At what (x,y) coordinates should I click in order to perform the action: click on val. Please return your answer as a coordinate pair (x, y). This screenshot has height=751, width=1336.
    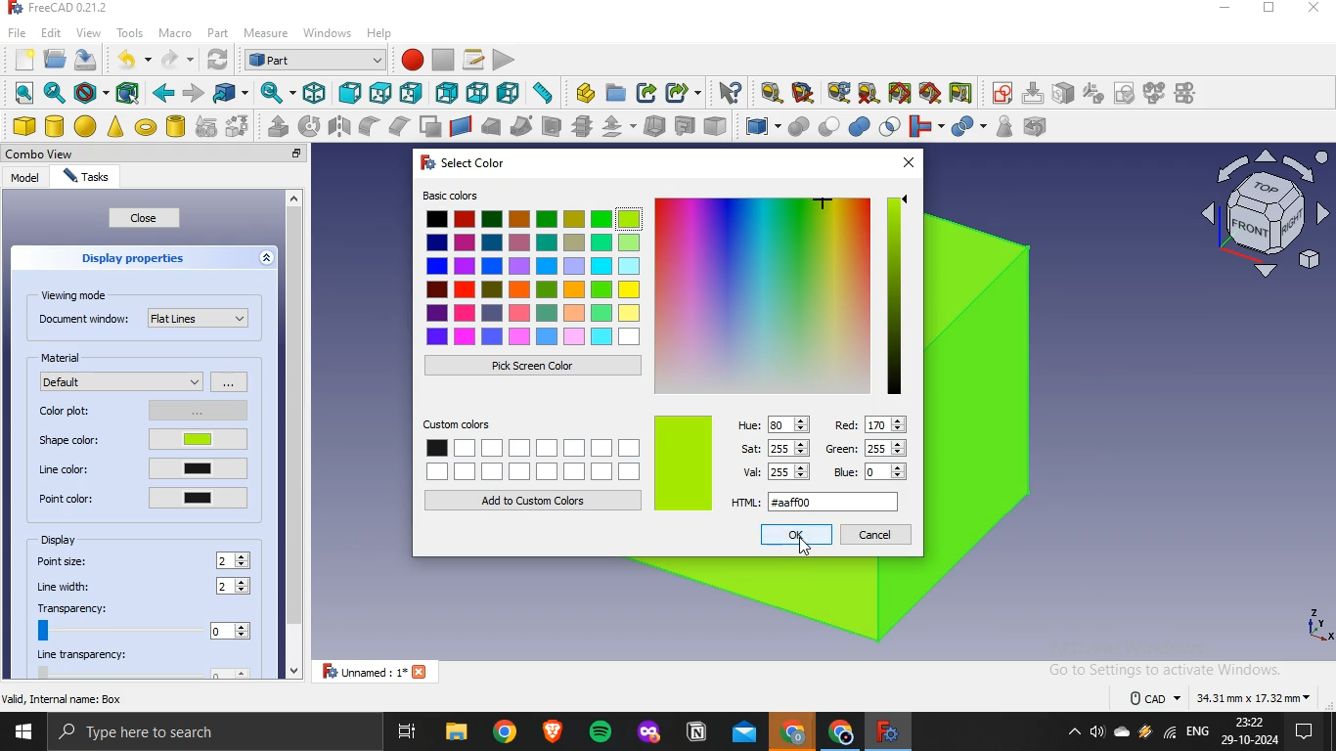
    Looking at the image, I should click on (775, 470).